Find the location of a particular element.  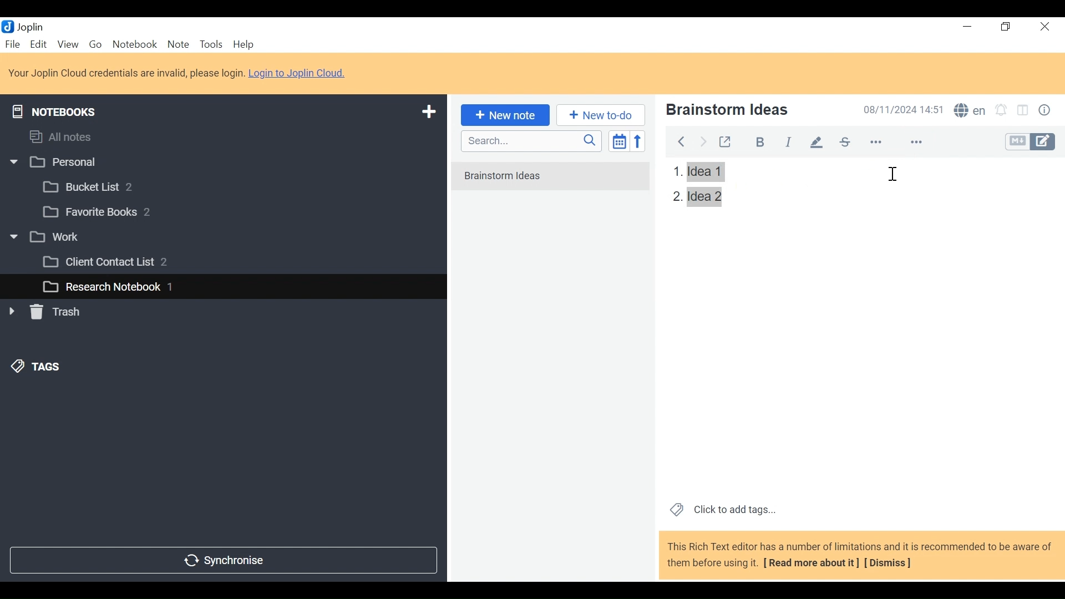

L_] Research Notebook is located at coordinates (101, 287).